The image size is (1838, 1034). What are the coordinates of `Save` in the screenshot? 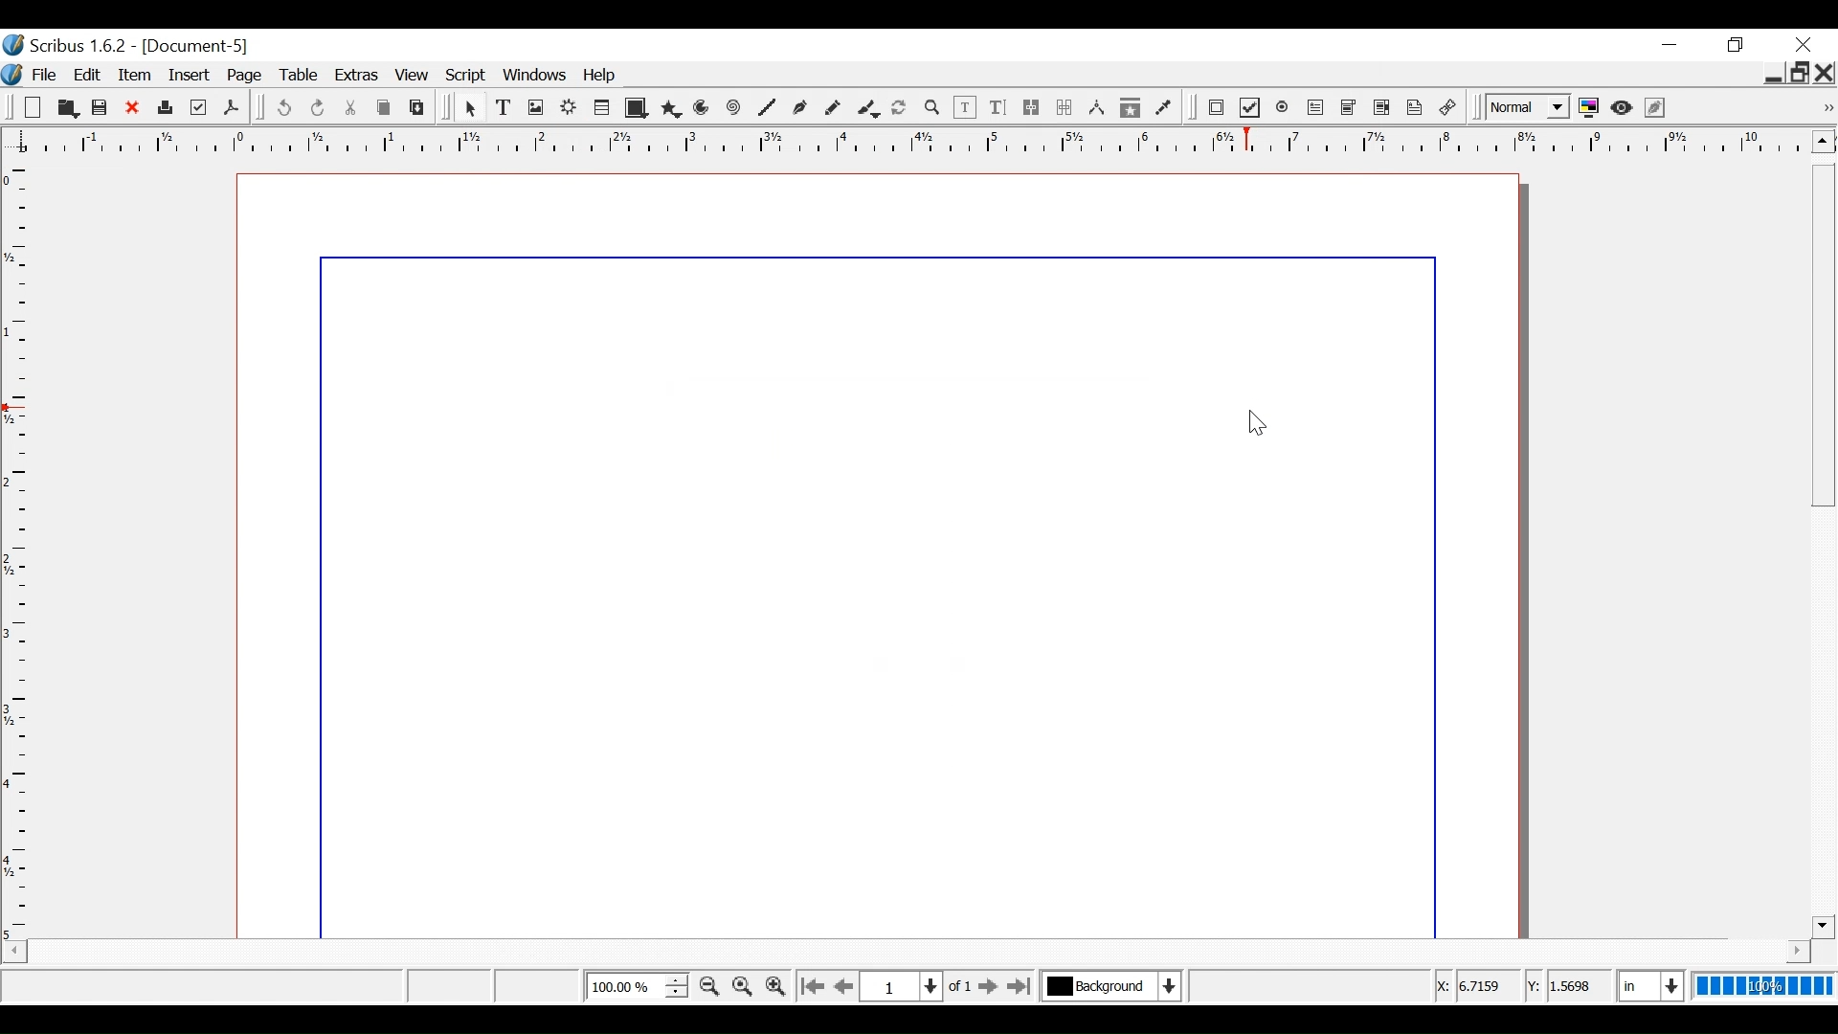 It's located at (101, 108).